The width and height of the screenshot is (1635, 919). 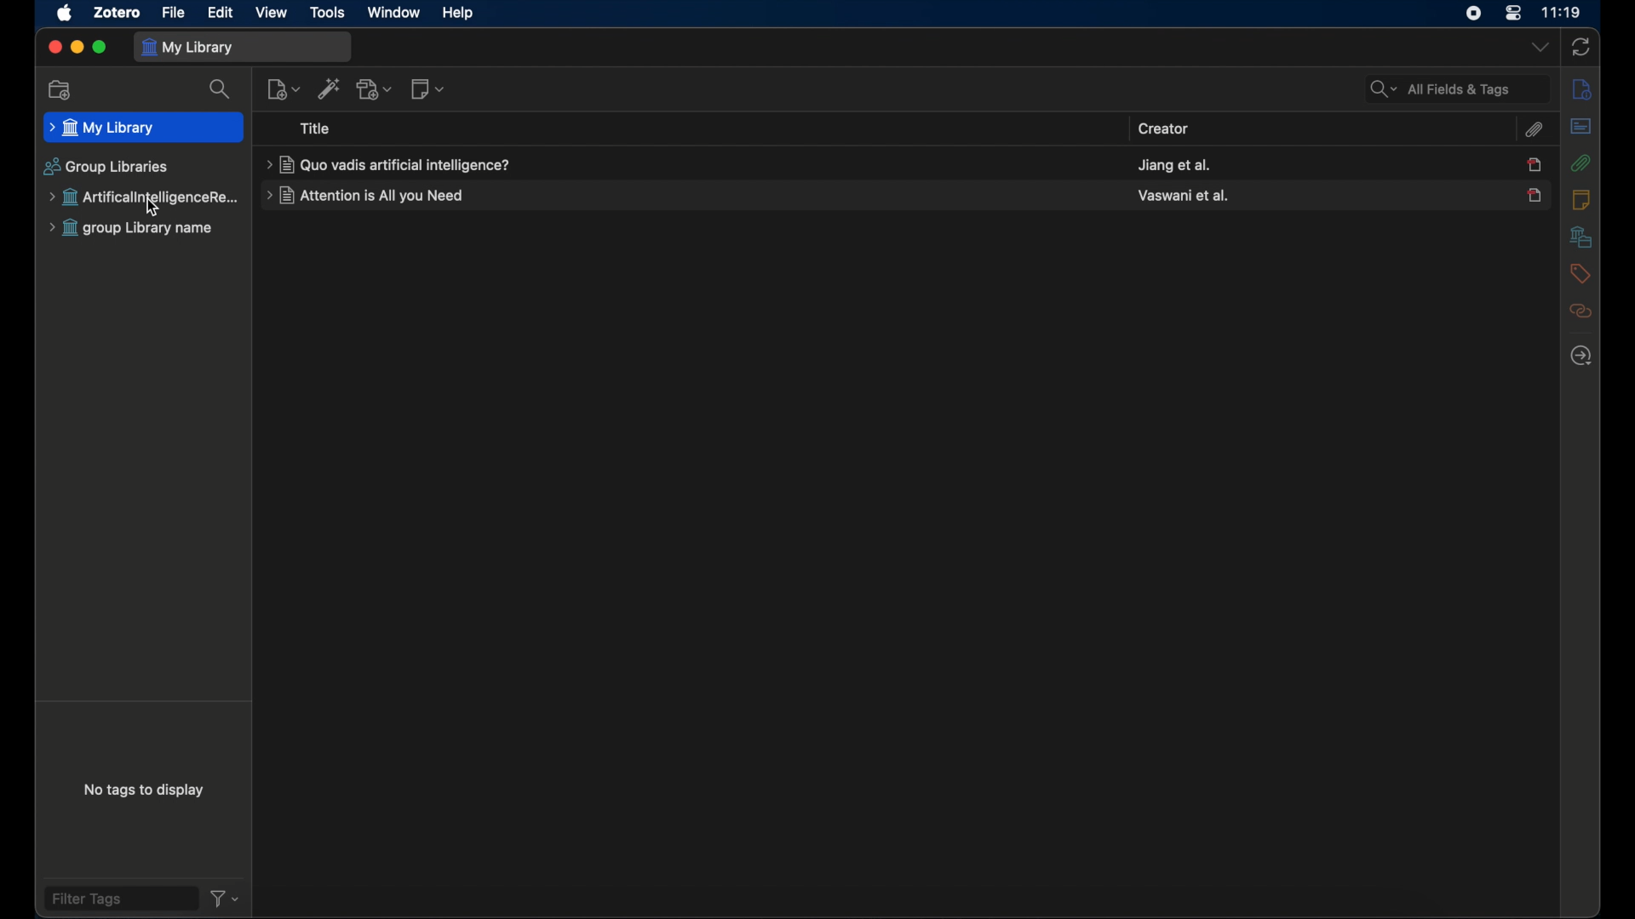 What do you see at coordinates (395, 14) in the screenshot?
I see `window` at bounding box center [395, 14].